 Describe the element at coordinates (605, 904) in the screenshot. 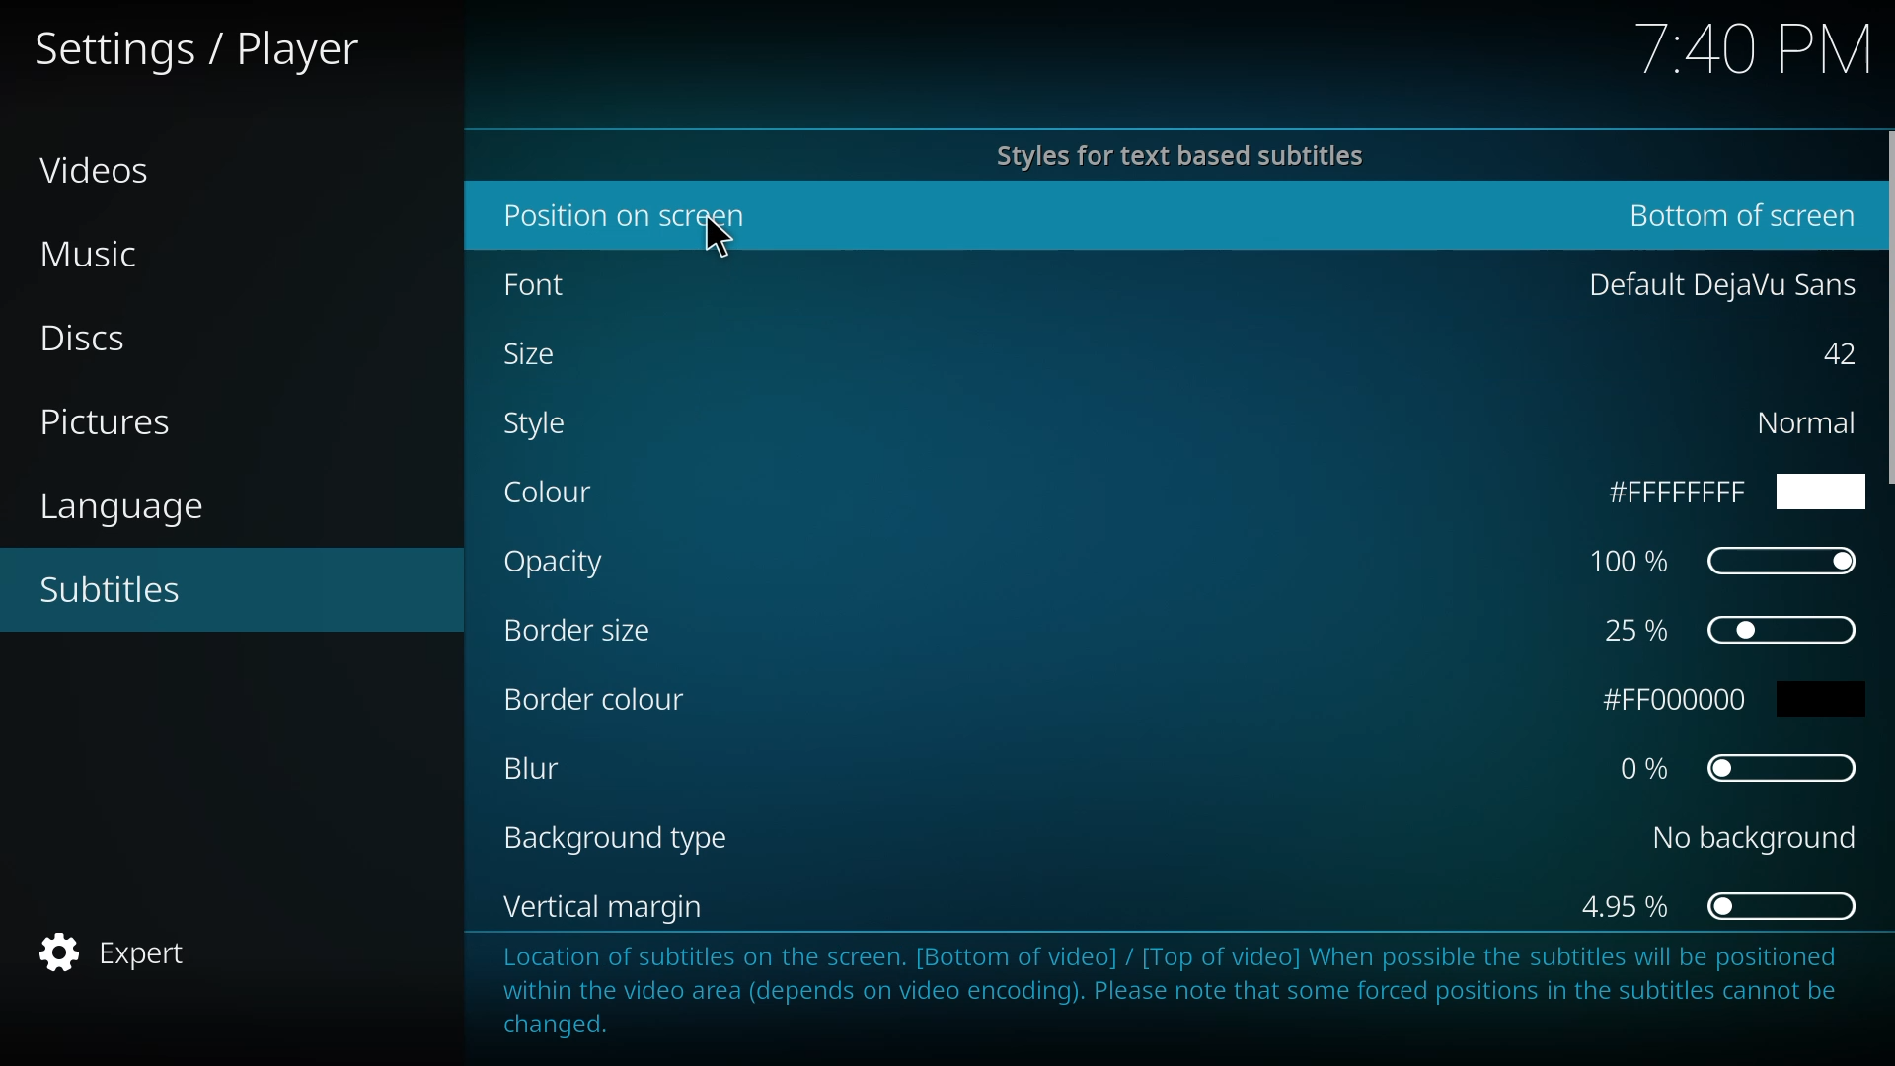

I see `vertical margin` at that location.